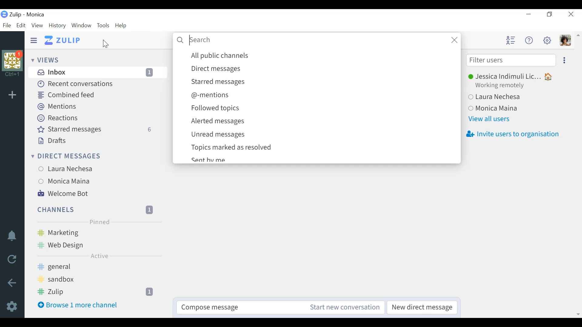 This screenshot has height=327, width=582. Describe the element at coordinates (8, 26) in the screenshot. I see `File` at that location.